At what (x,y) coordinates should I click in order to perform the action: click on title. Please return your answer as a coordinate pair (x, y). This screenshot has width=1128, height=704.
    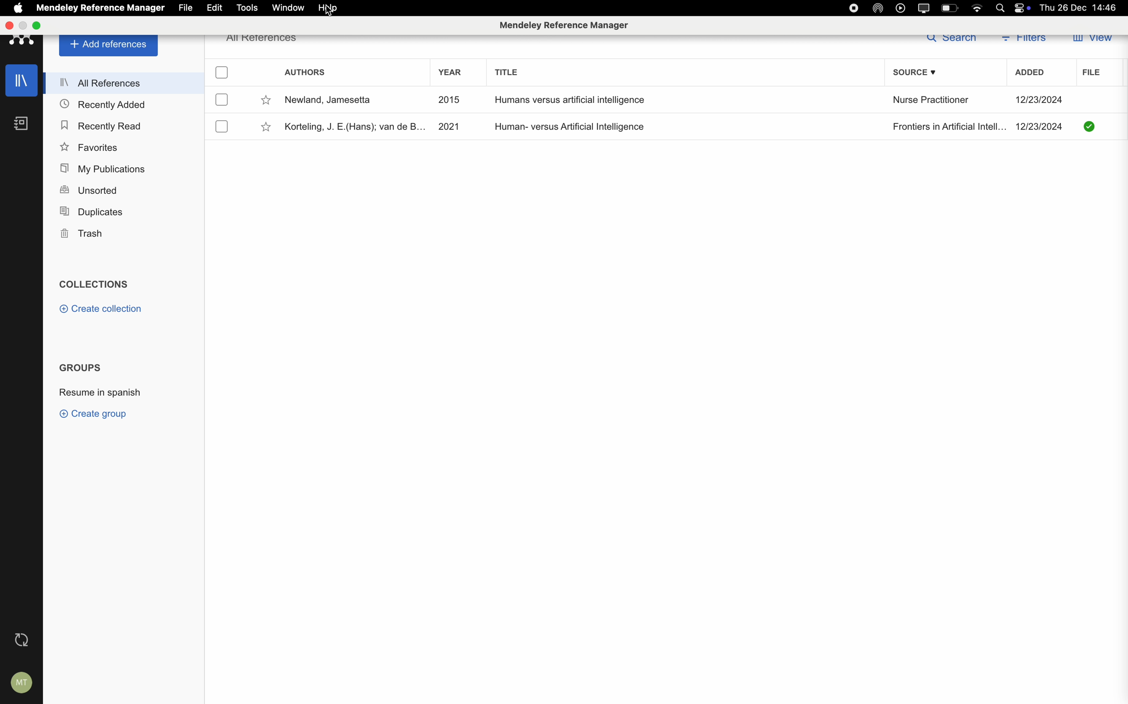
    Looking at the image, I should click on (506, 73).